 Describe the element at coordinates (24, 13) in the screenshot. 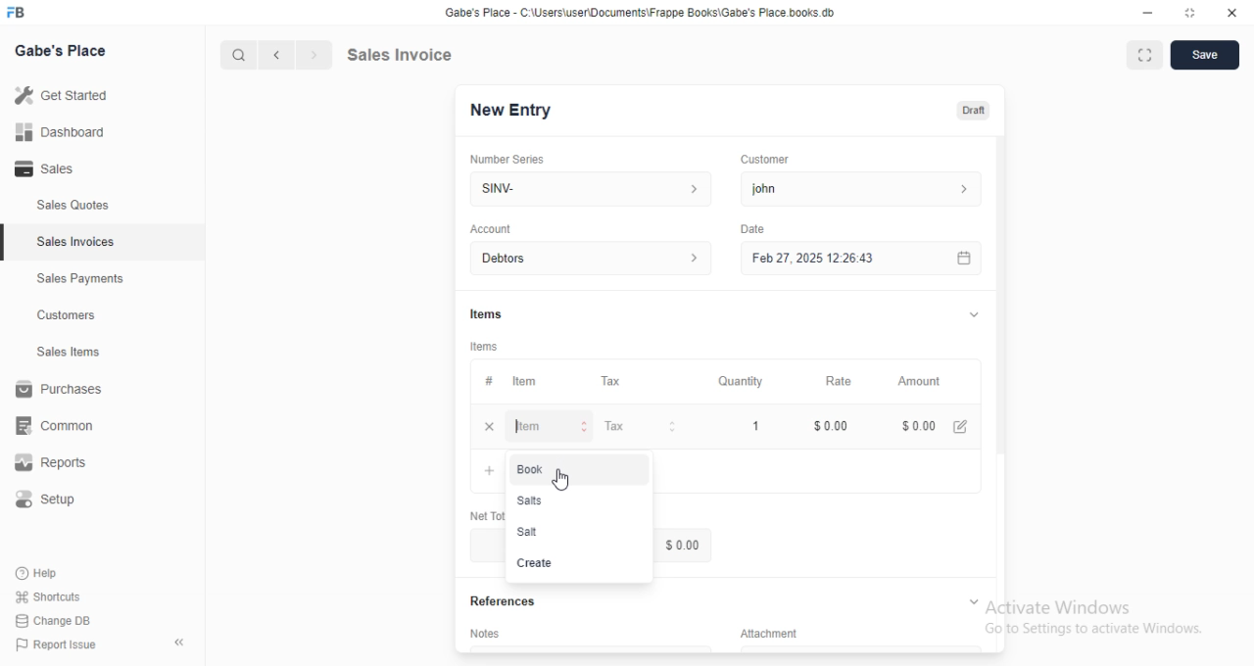

I see `Logo` at that location.